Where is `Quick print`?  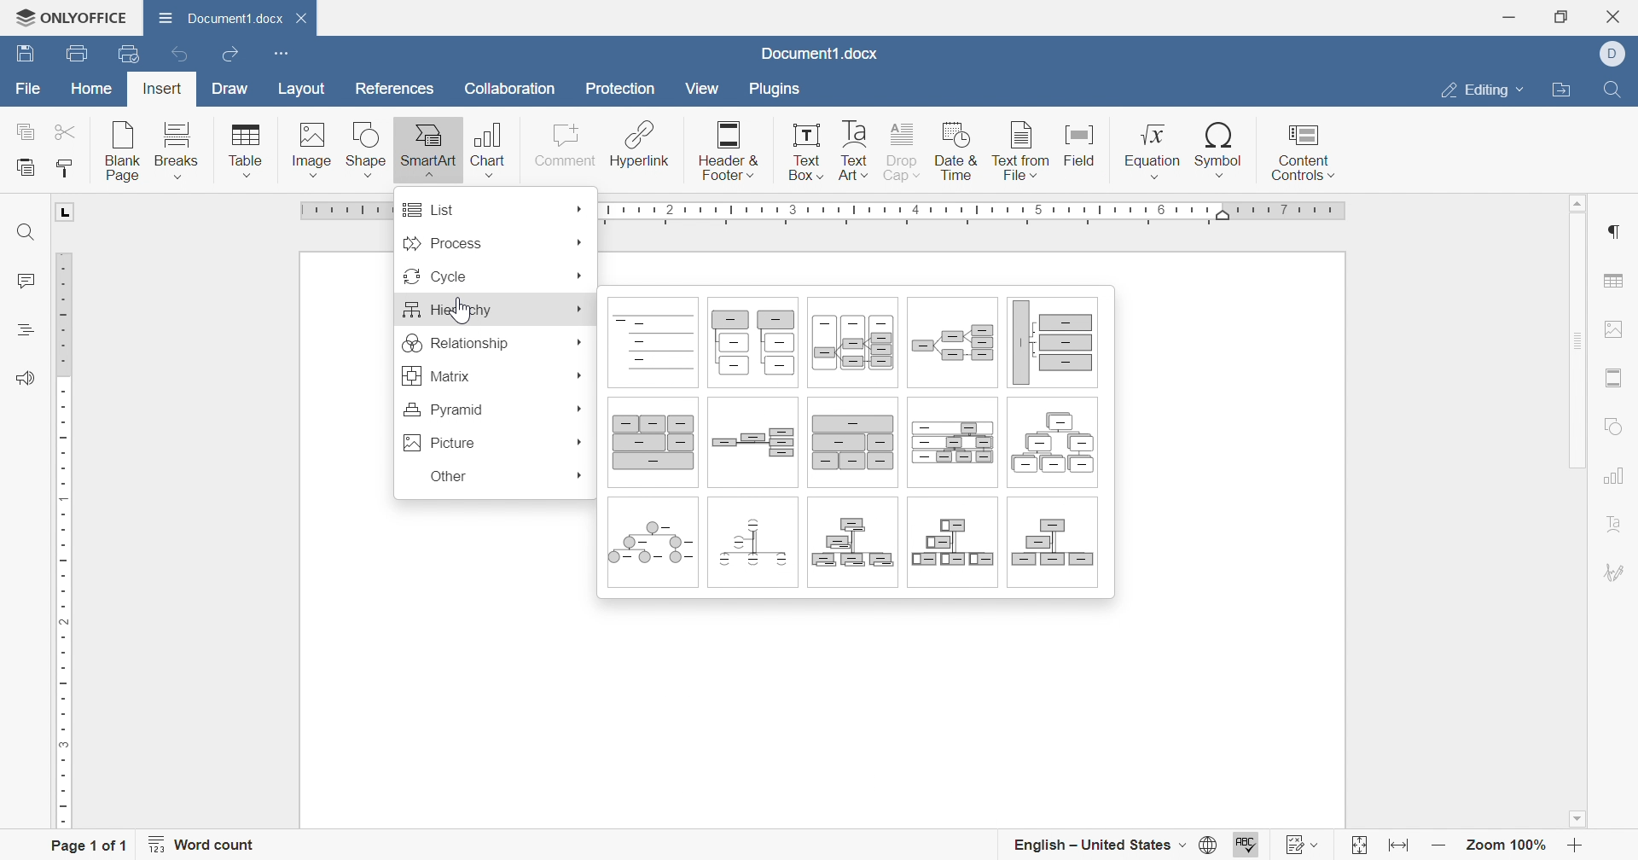
Quick print is located at coordinates (131, 55).